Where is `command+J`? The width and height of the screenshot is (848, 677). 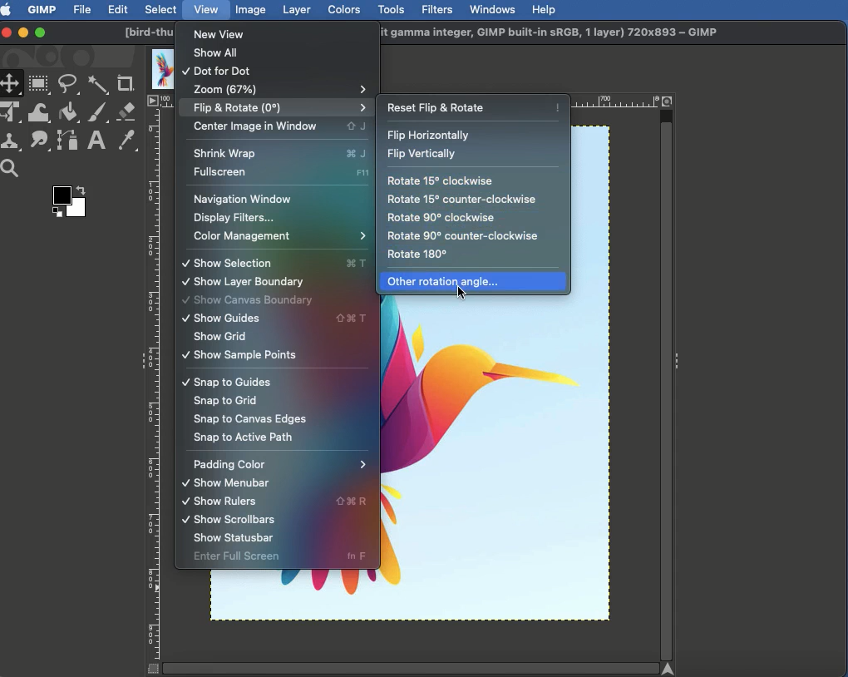
command+J is located at coordinates (361, 154).